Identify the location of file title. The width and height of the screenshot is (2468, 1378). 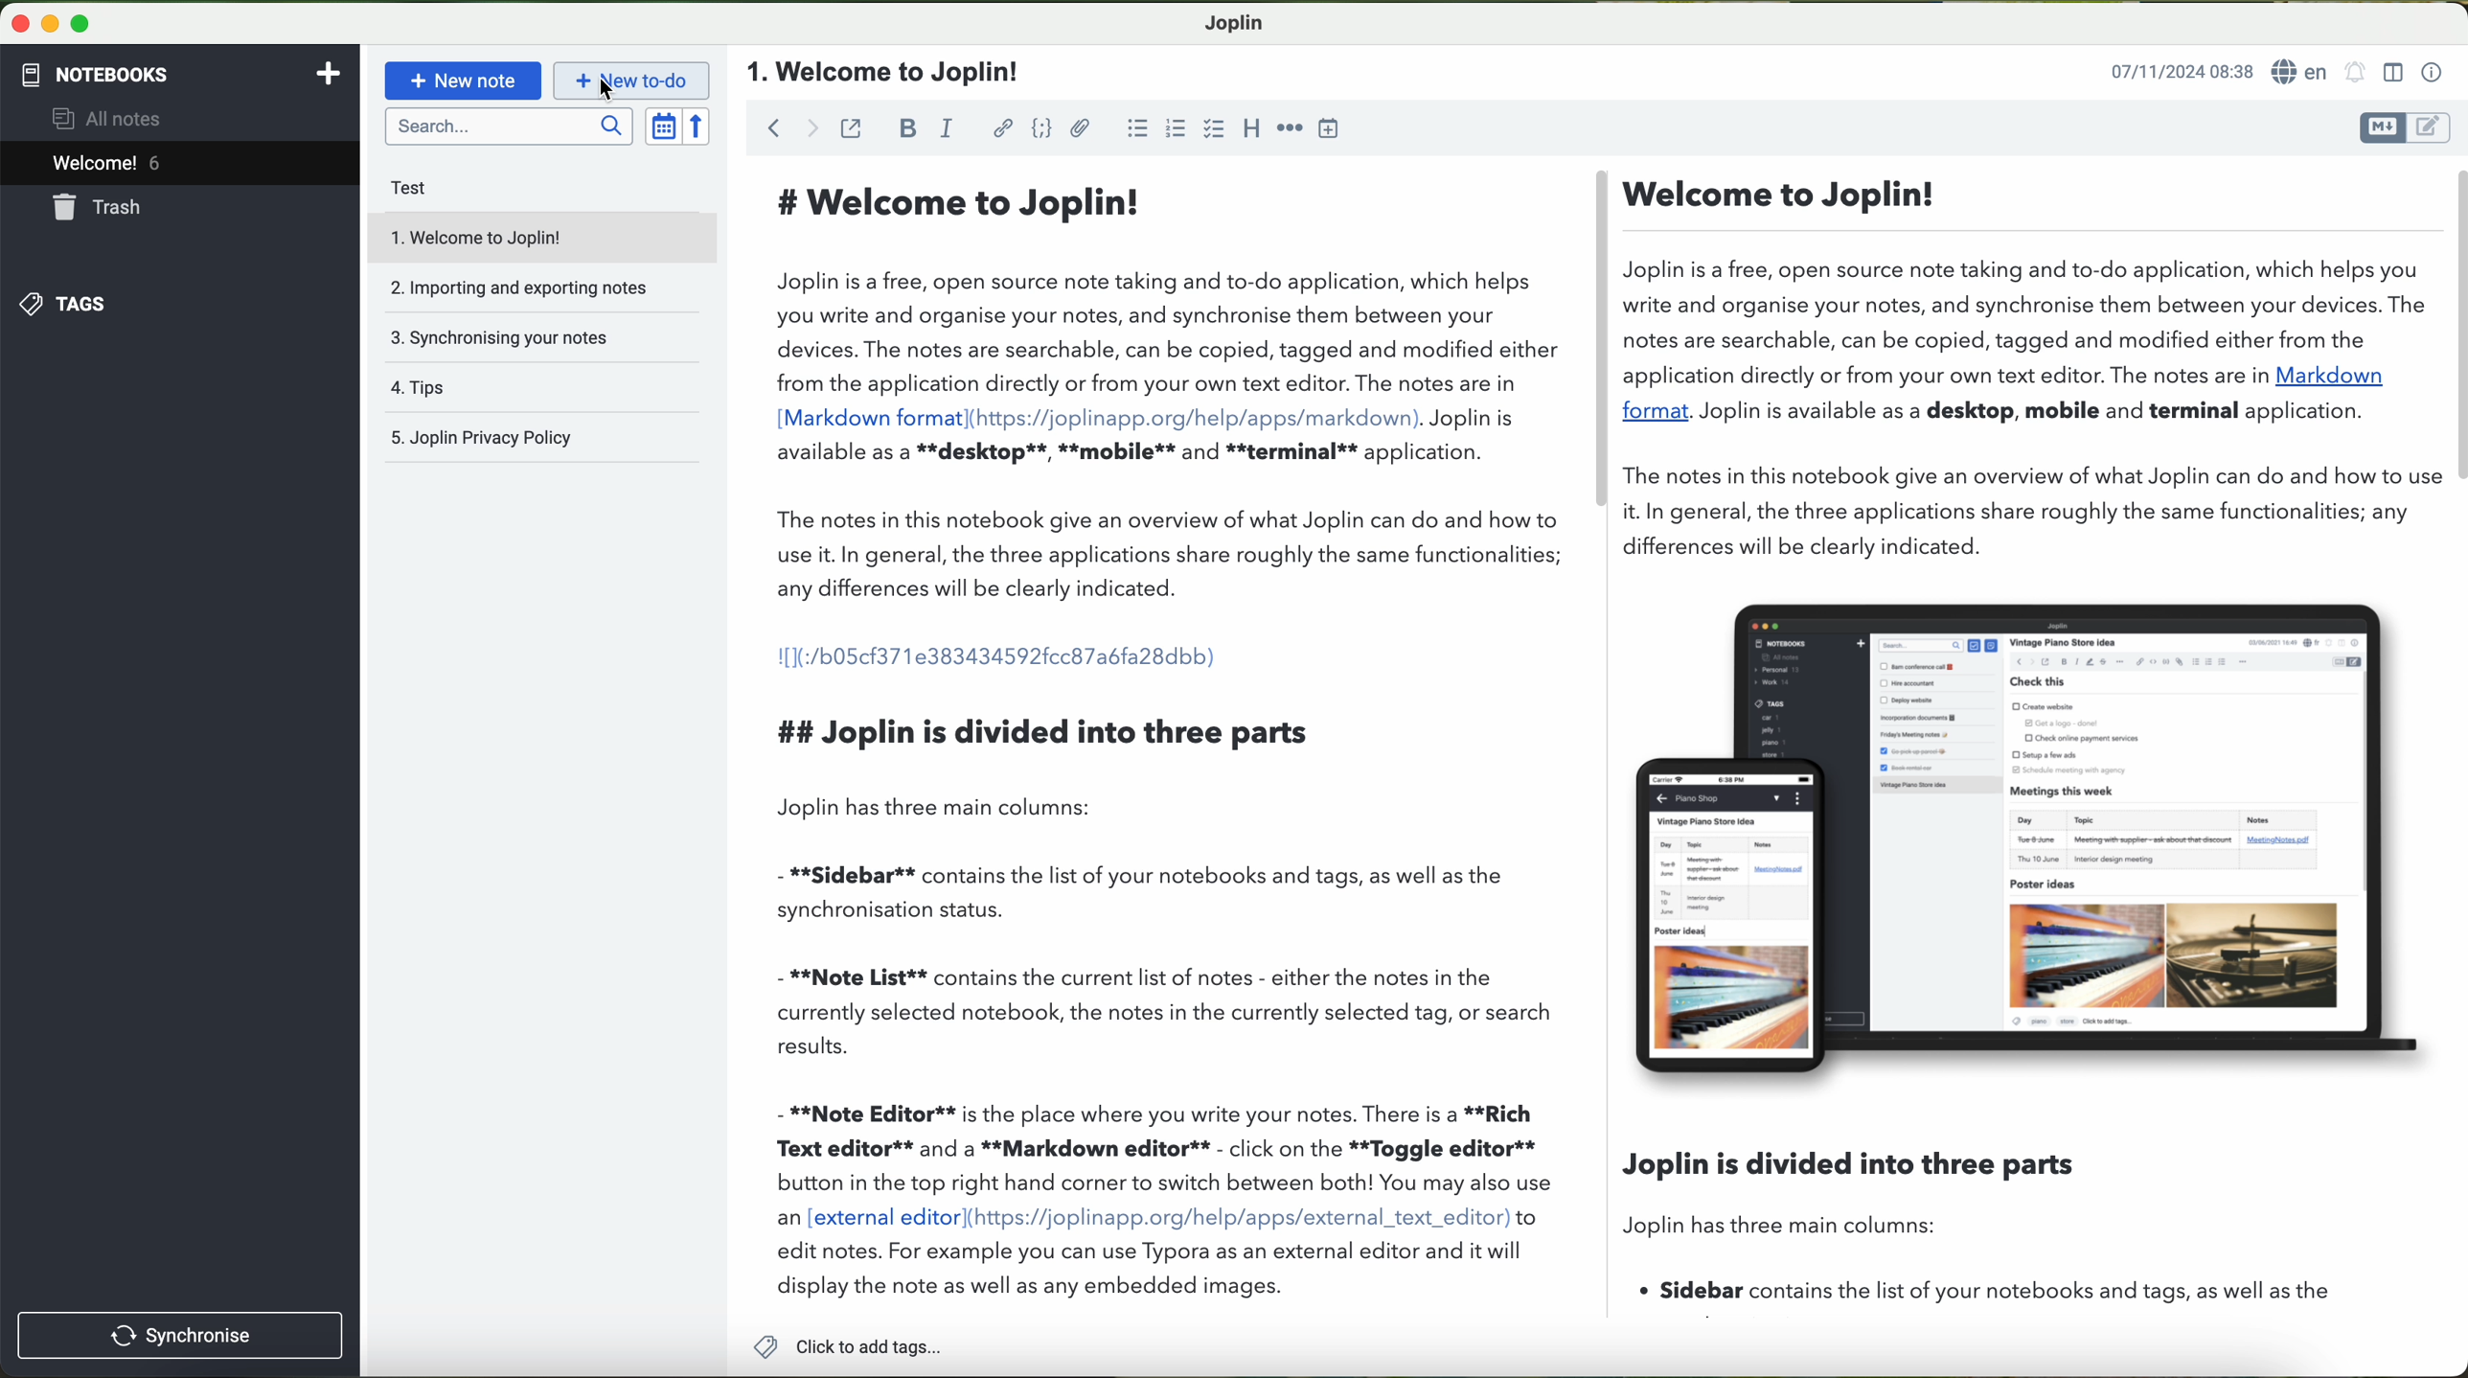
(888, 73).